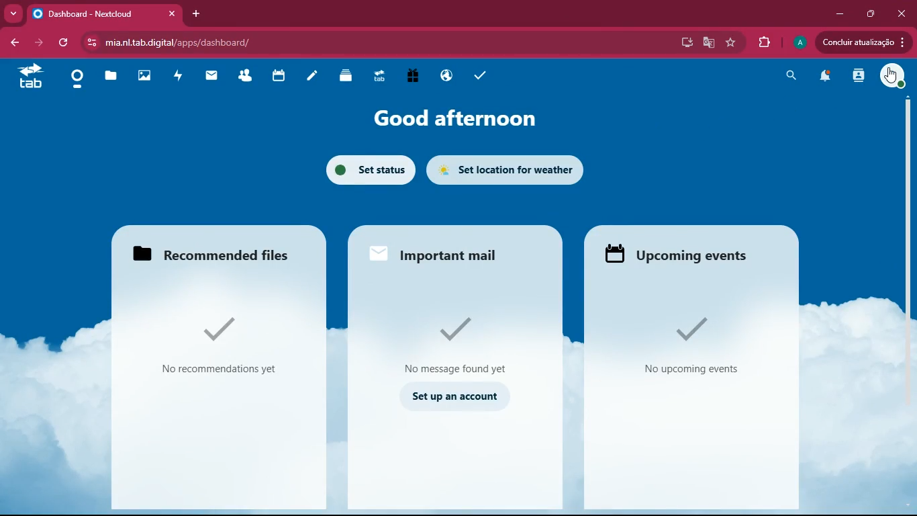 This screenshot has height=516, width=917. I want to click on No message found yet, so click(452, 345).